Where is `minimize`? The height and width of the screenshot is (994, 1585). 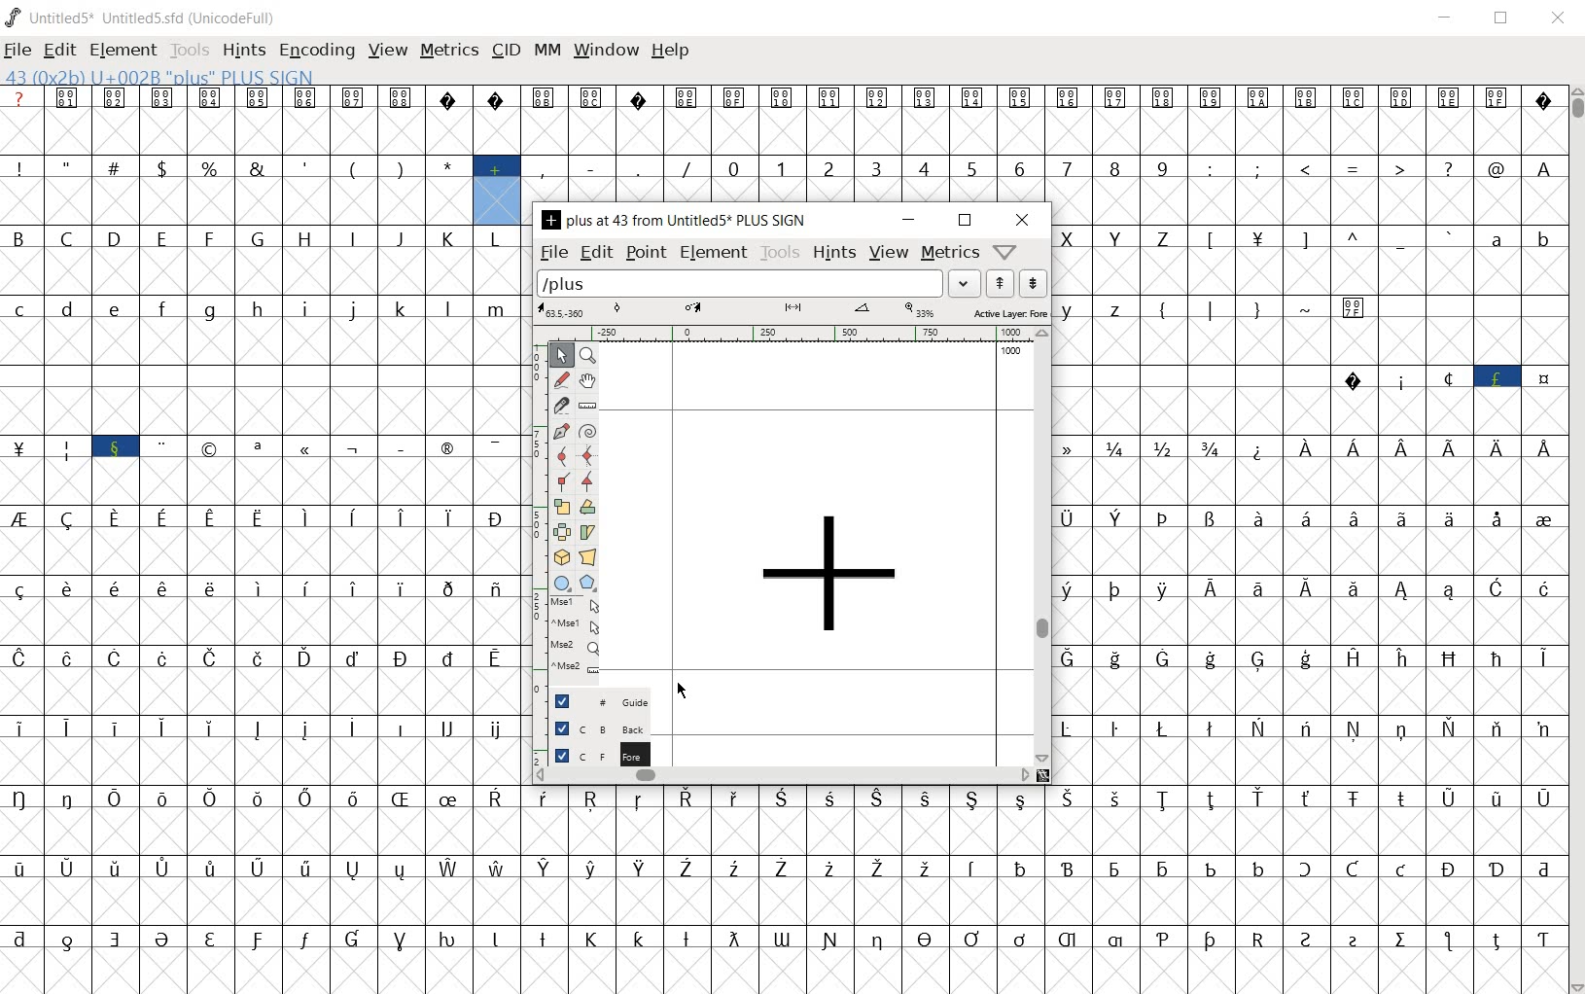
minimize is located at coordinates (910, 220).